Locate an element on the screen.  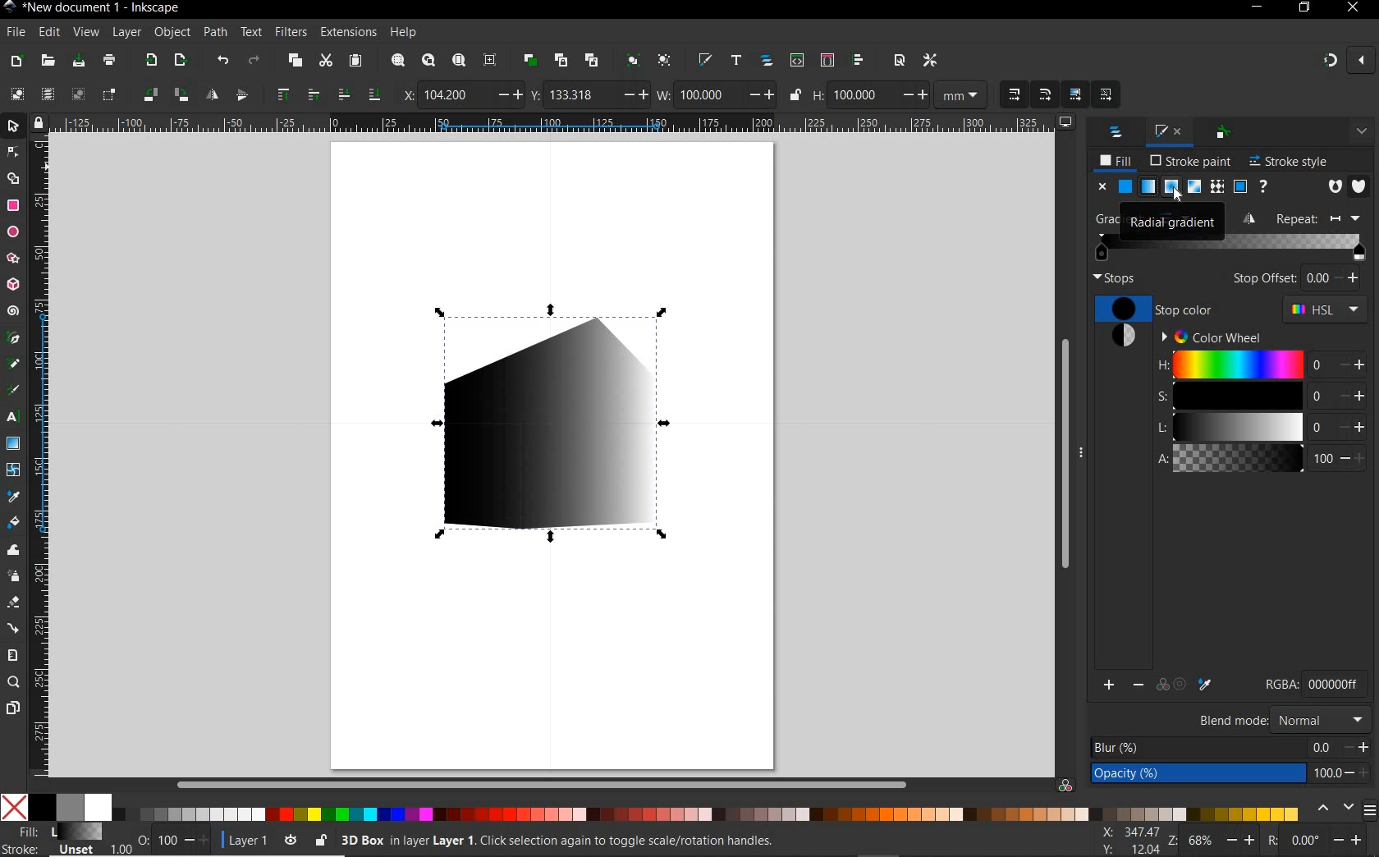
cursor is located at coordinates (1182, 194).